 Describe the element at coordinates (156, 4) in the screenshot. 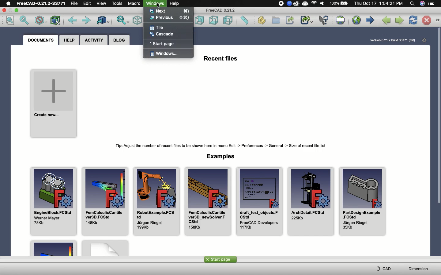

I see `Clicked on Windows` at that location.